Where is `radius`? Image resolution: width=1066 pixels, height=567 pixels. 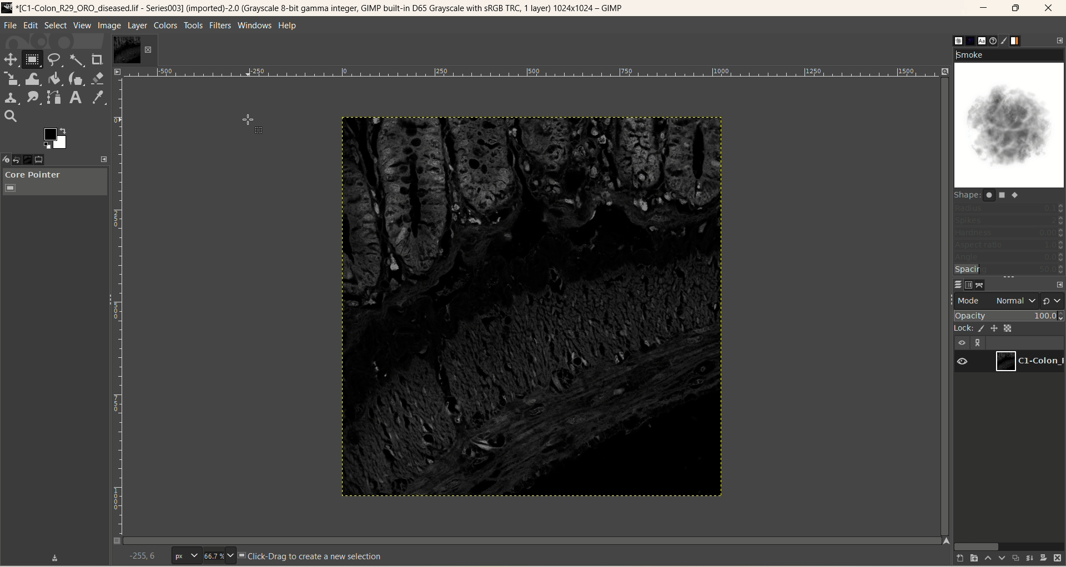 radius is located at coordinates (1007, 210).